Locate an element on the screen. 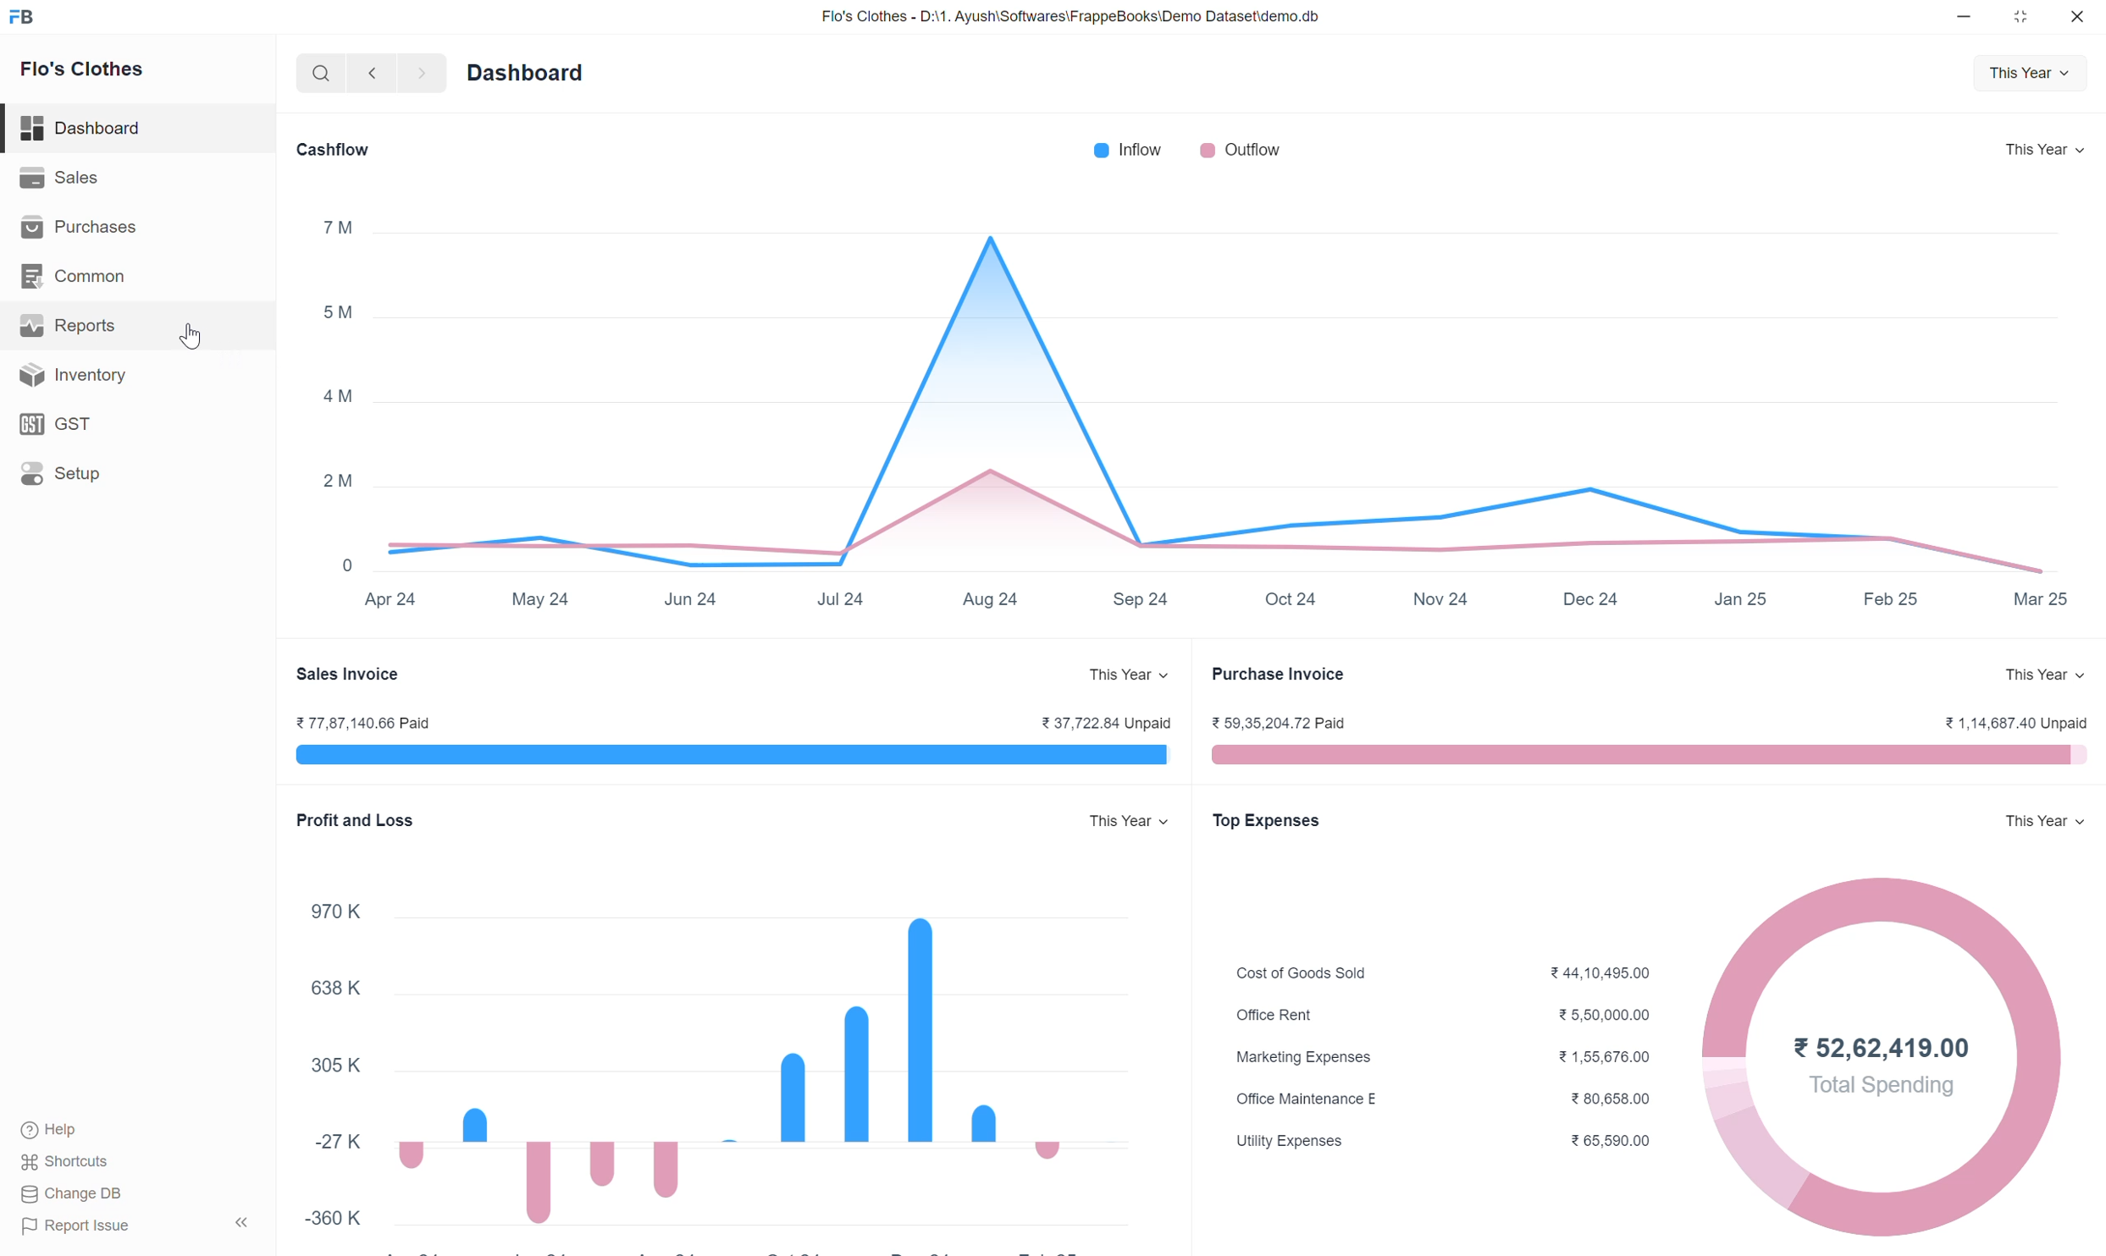   Dashboard is located at coordinates (93, 129).